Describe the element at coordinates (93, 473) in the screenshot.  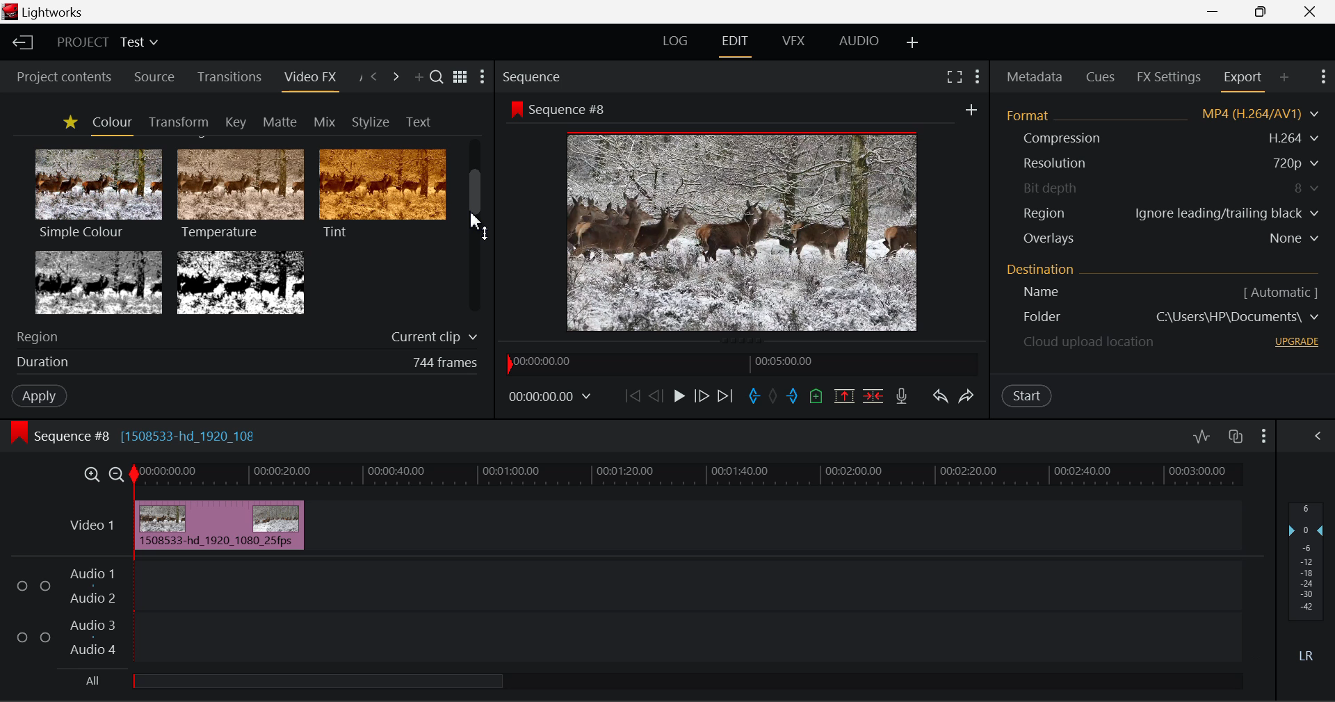
I see `Timeline Zoom In` at that location.